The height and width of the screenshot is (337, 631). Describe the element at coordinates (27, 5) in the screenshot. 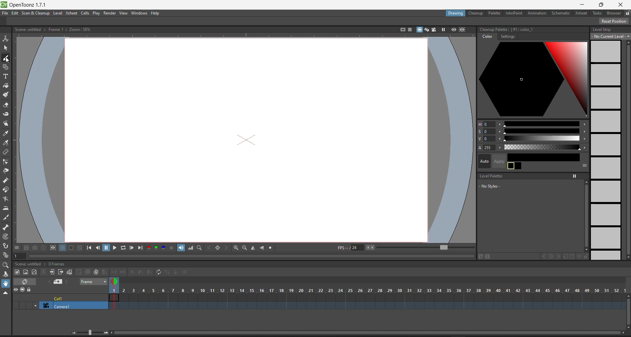

I see `app title and logo` at that location.